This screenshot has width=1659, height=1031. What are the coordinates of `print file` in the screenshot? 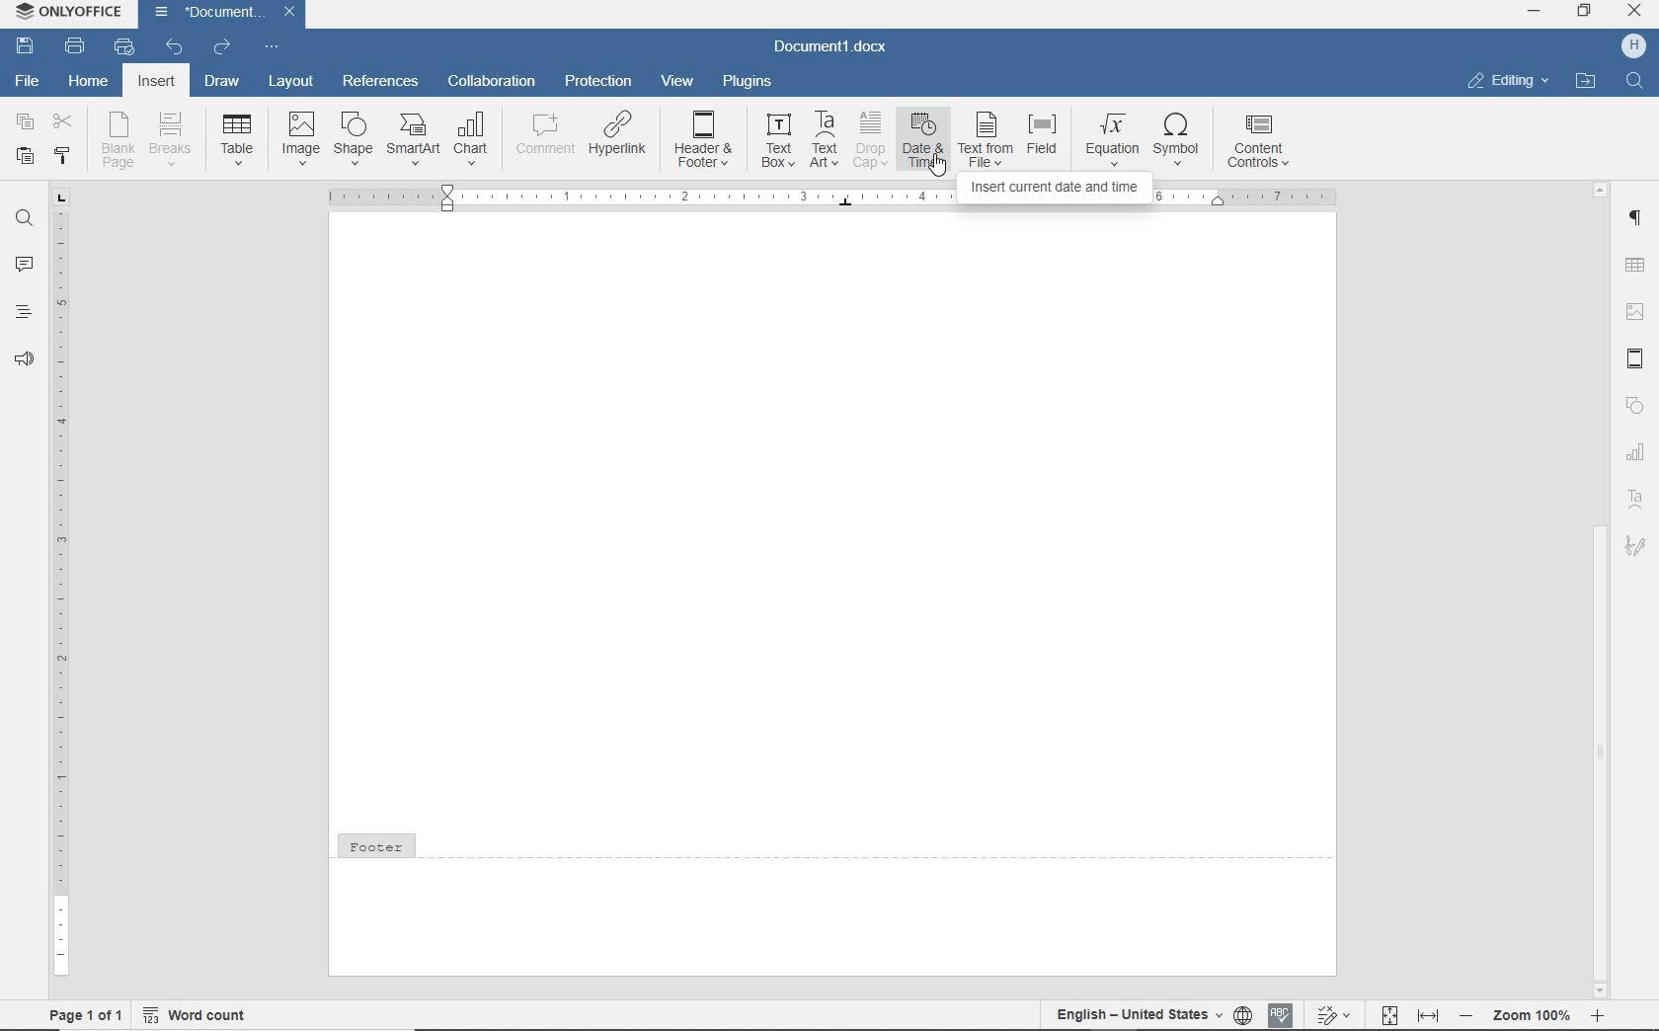 It's located at (77, 45).